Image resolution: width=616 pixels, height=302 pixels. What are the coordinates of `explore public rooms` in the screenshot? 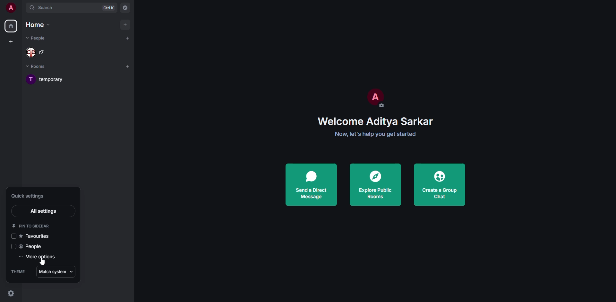 It's located at (376, 184).